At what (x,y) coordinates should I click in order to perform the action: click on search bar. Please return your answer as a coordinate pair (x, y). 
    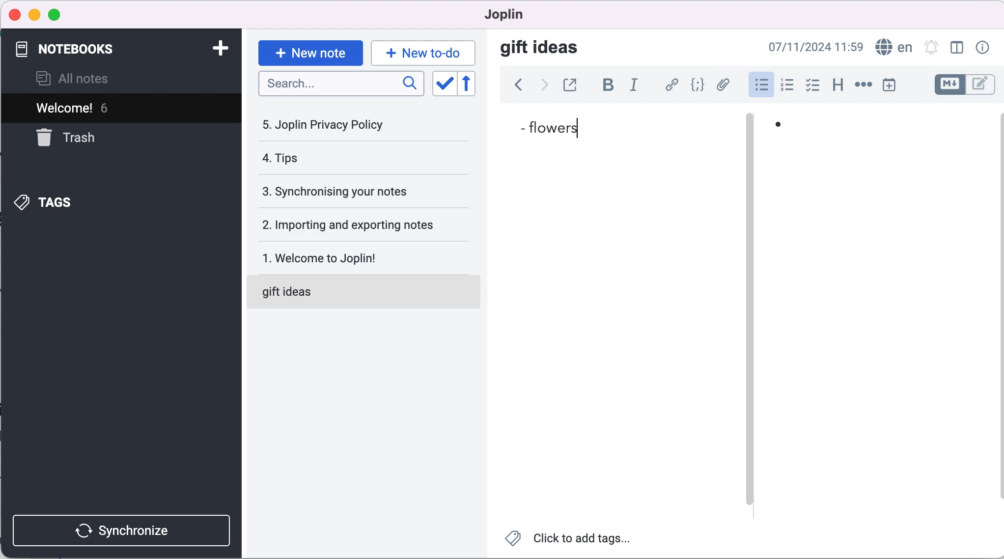
    Looking at the image, I should click on (339, 84).